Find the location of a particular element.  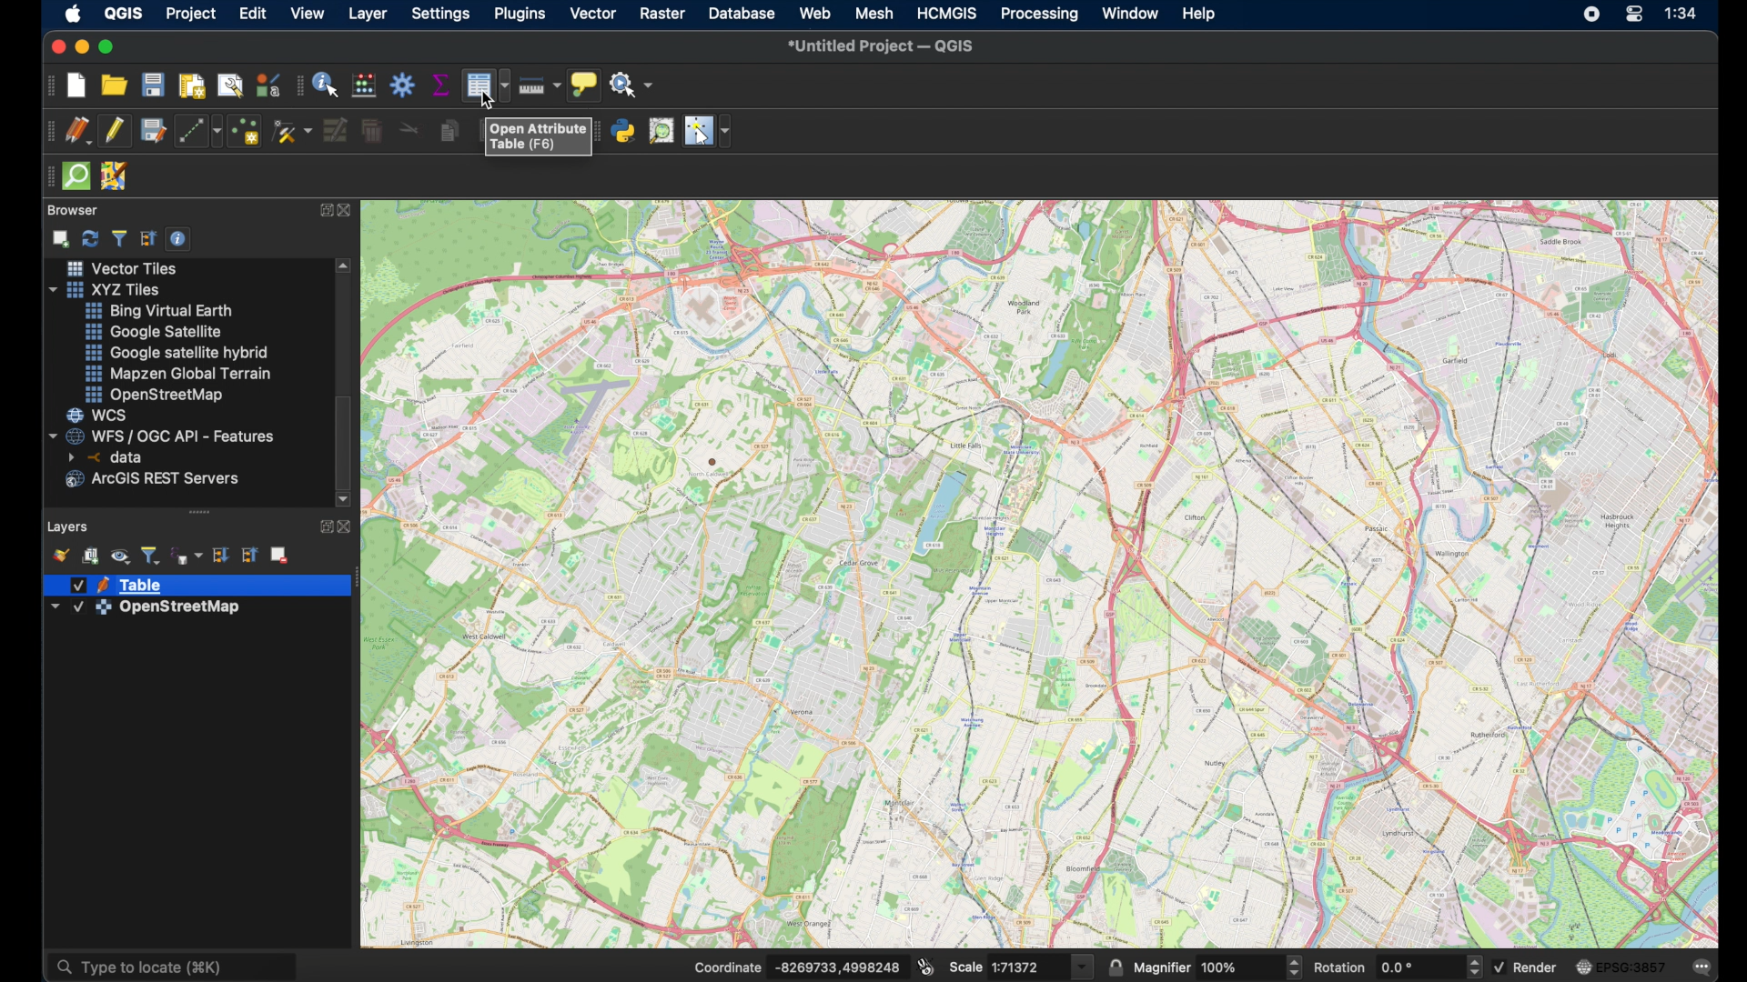

scroll box is located at coordinates (345, 437).